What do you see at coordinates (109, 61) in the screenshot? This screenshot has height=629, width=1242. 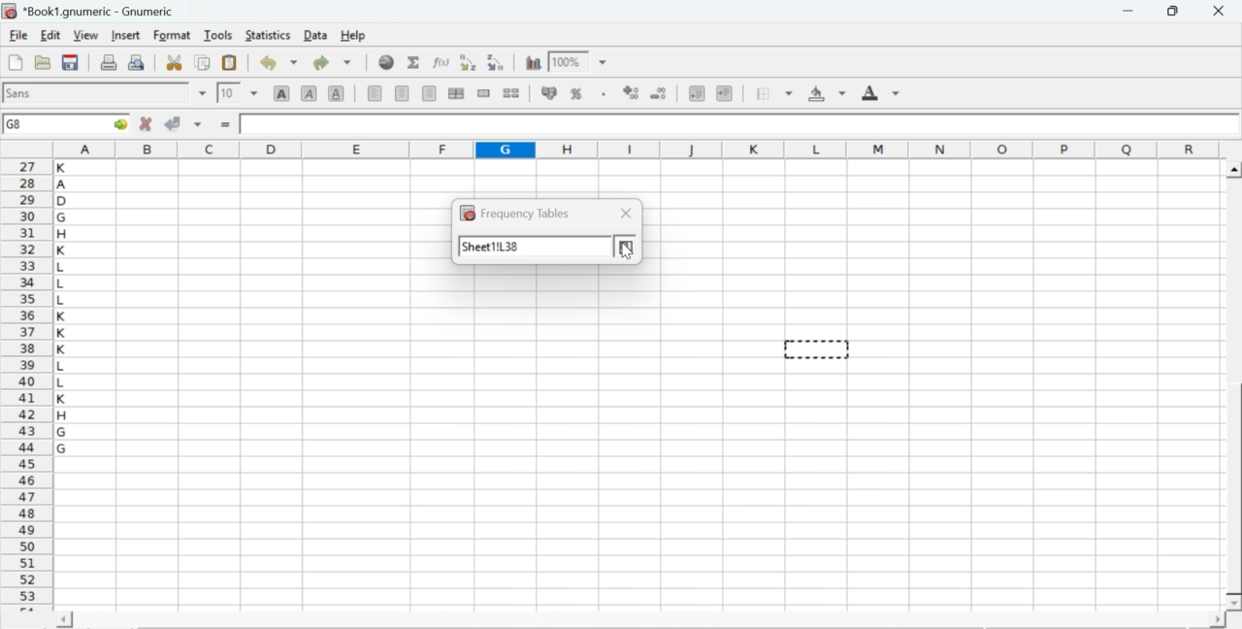 I see `print` at bounding box center [109, 61].